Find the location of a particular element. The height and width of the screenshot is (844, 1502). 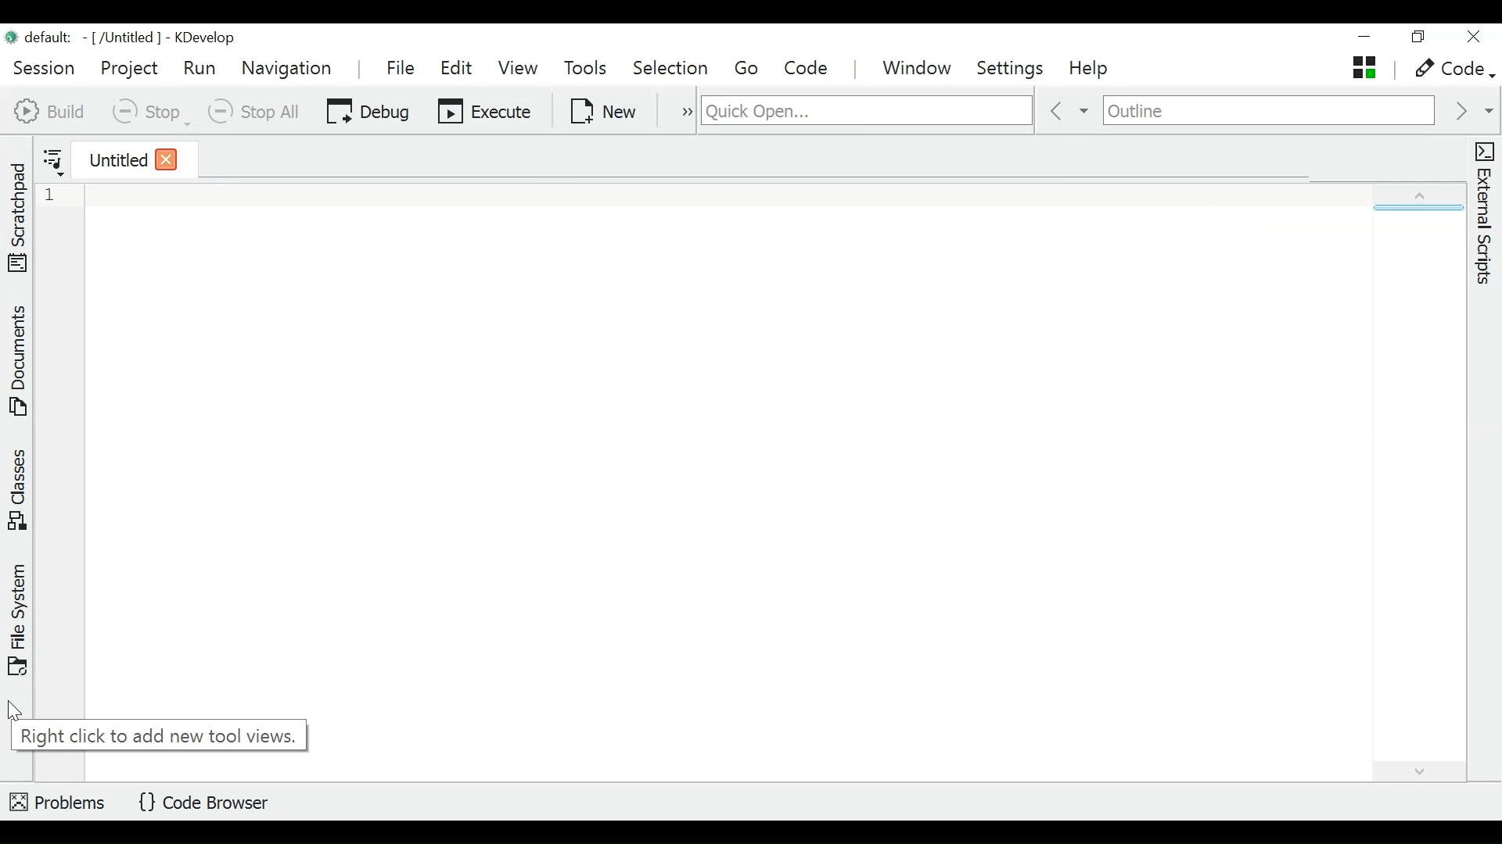

Help is located at coordinates (1091, 70).